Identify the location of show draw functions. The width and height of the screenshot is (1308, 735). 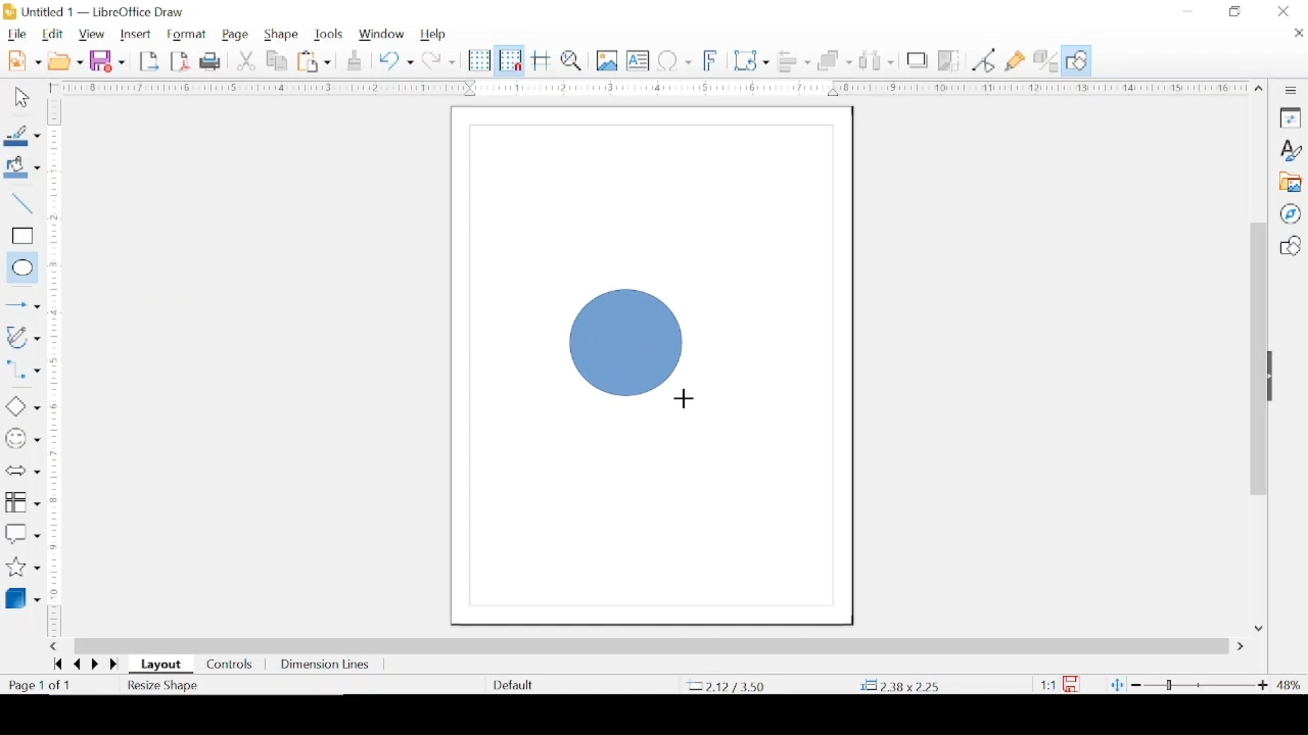
(1078, 61).